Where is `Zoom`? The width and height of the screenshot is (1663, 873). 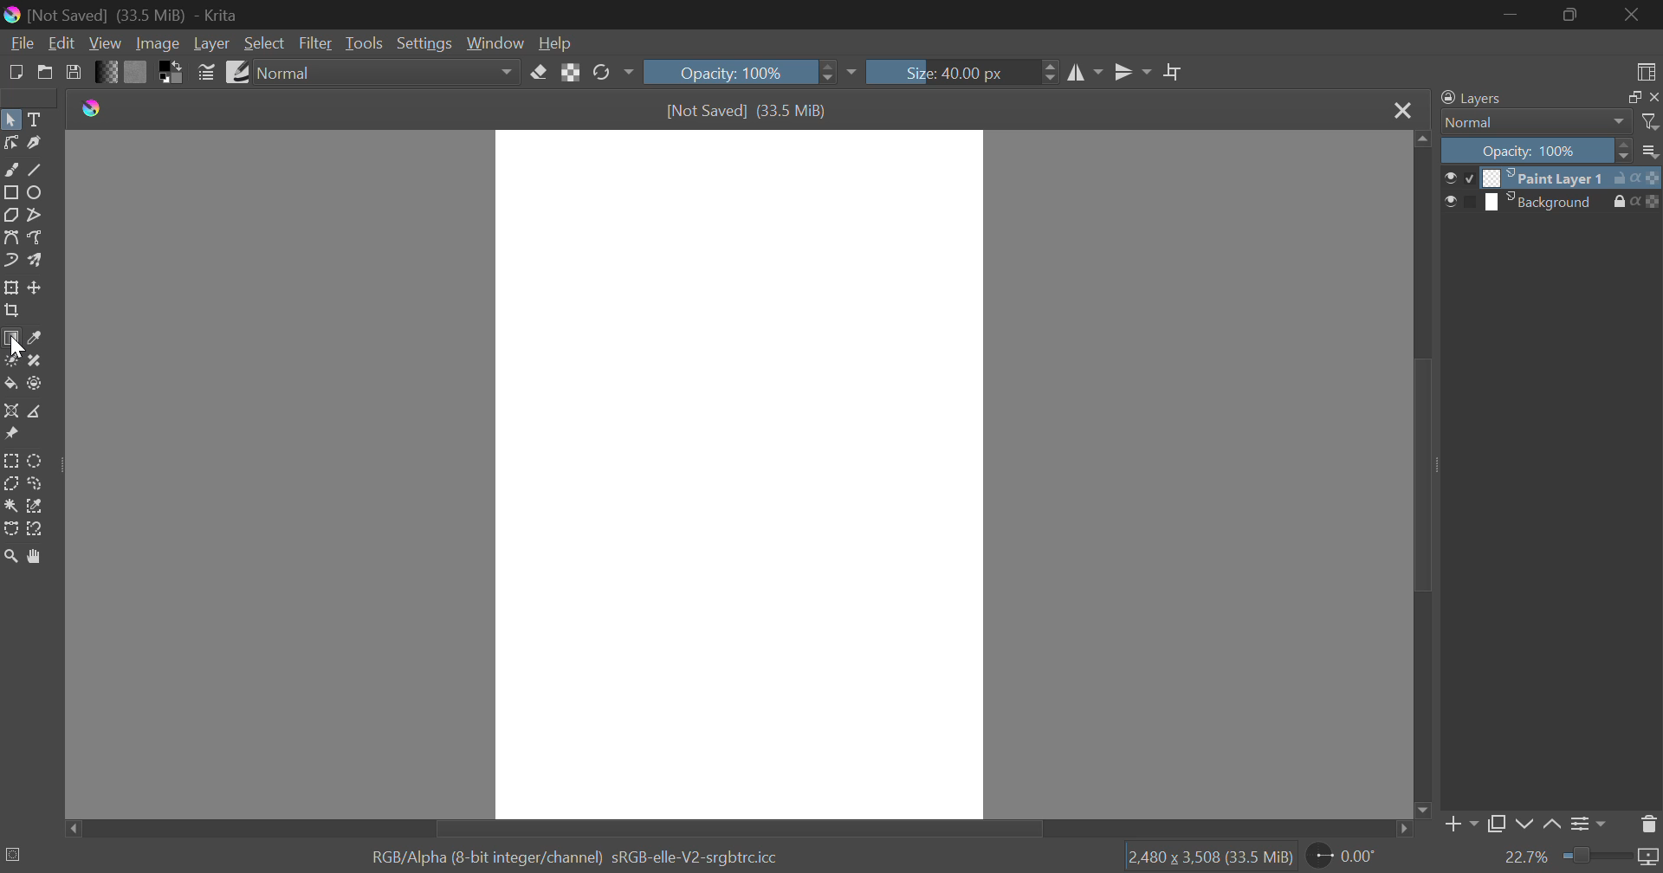
Zoom is located at coordinates (10, 556).